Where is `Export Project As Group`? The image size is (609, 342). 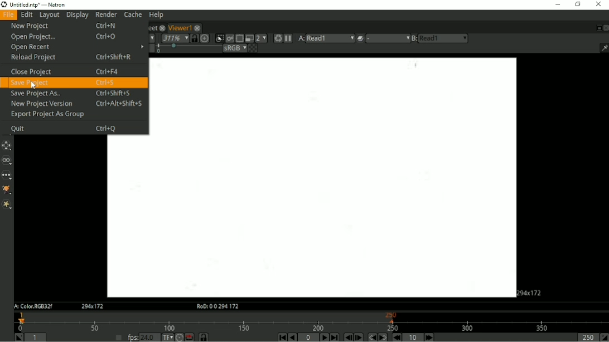
Export Project As Group is located at coordinates (46, 115).